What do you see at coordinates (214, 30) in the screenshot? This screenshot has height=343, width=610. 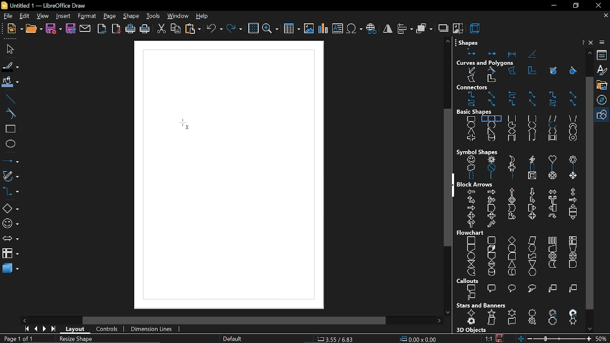 I see `undo` at bounding box center [214, 30].